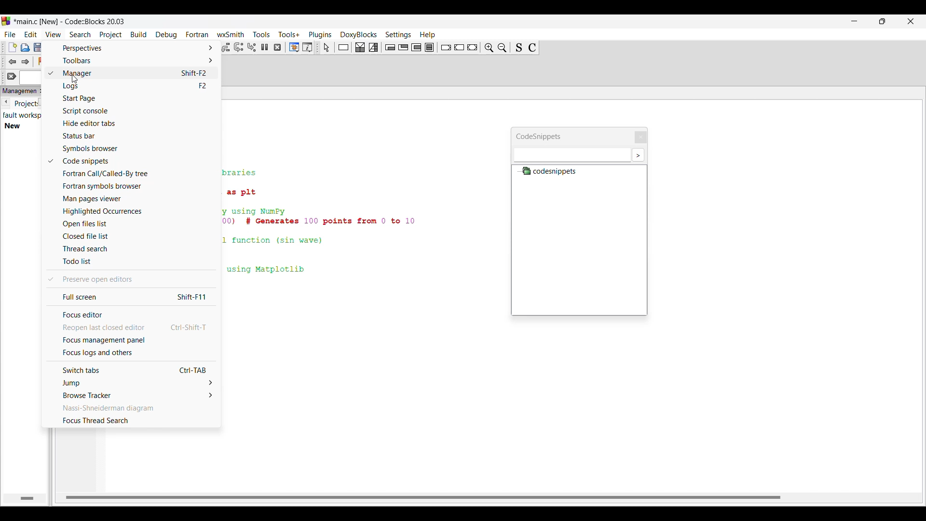 Image resolution: width=926 pixels, height=521 pixels. Describe the element at coordinates (489, 47) in the screenshot. I see `Zoom out` at that location.